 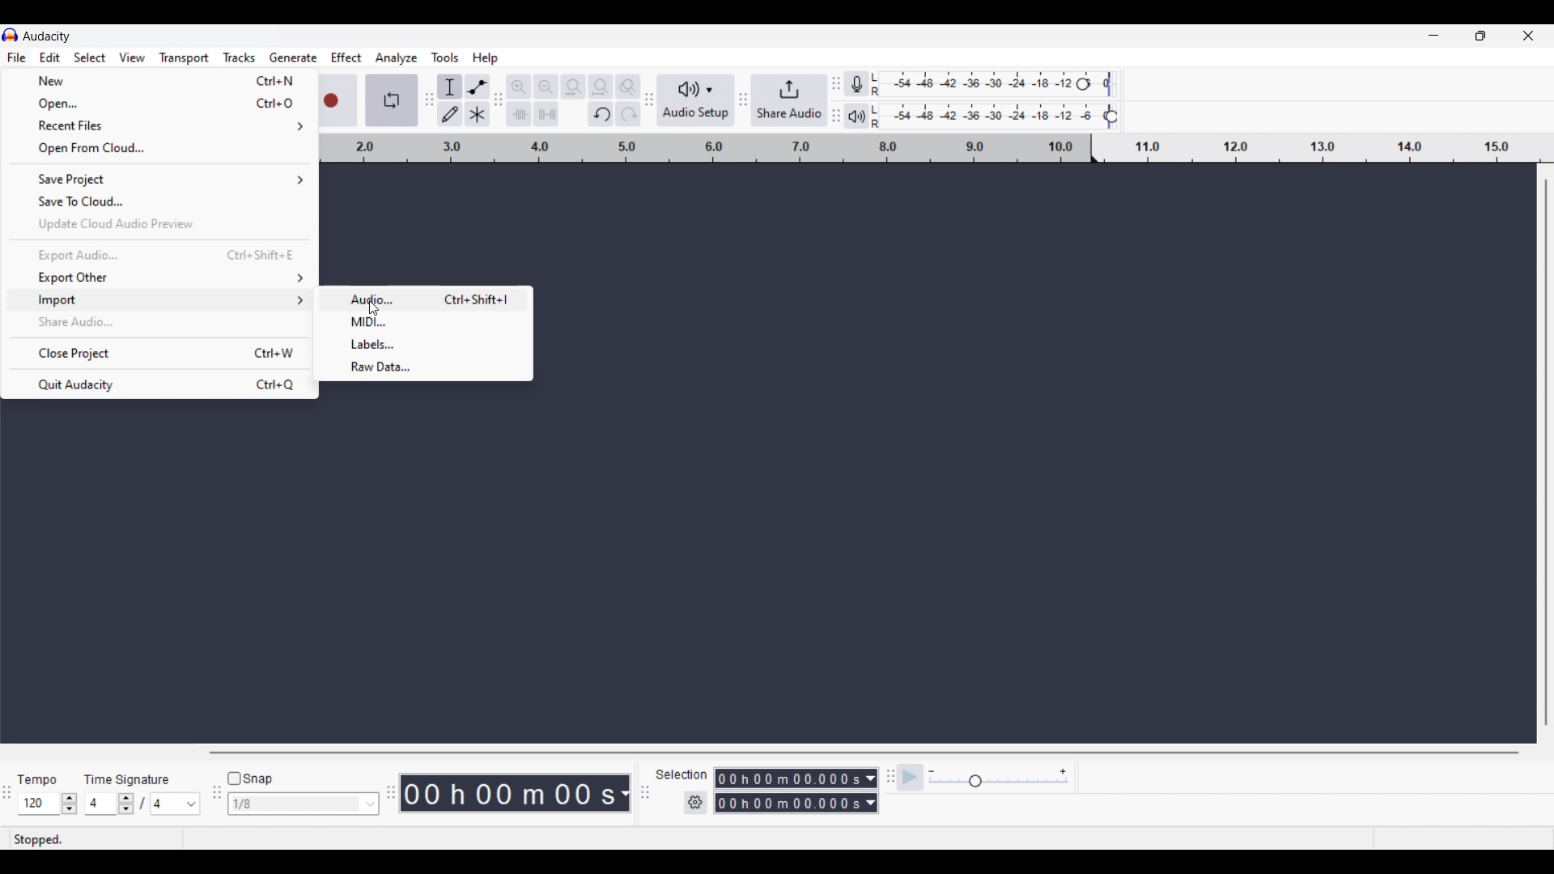 What do you see at coordinates (158, 353) in the screenshot?
I see `Close project   Ctrl+ W` at bounding box center [158, 353].